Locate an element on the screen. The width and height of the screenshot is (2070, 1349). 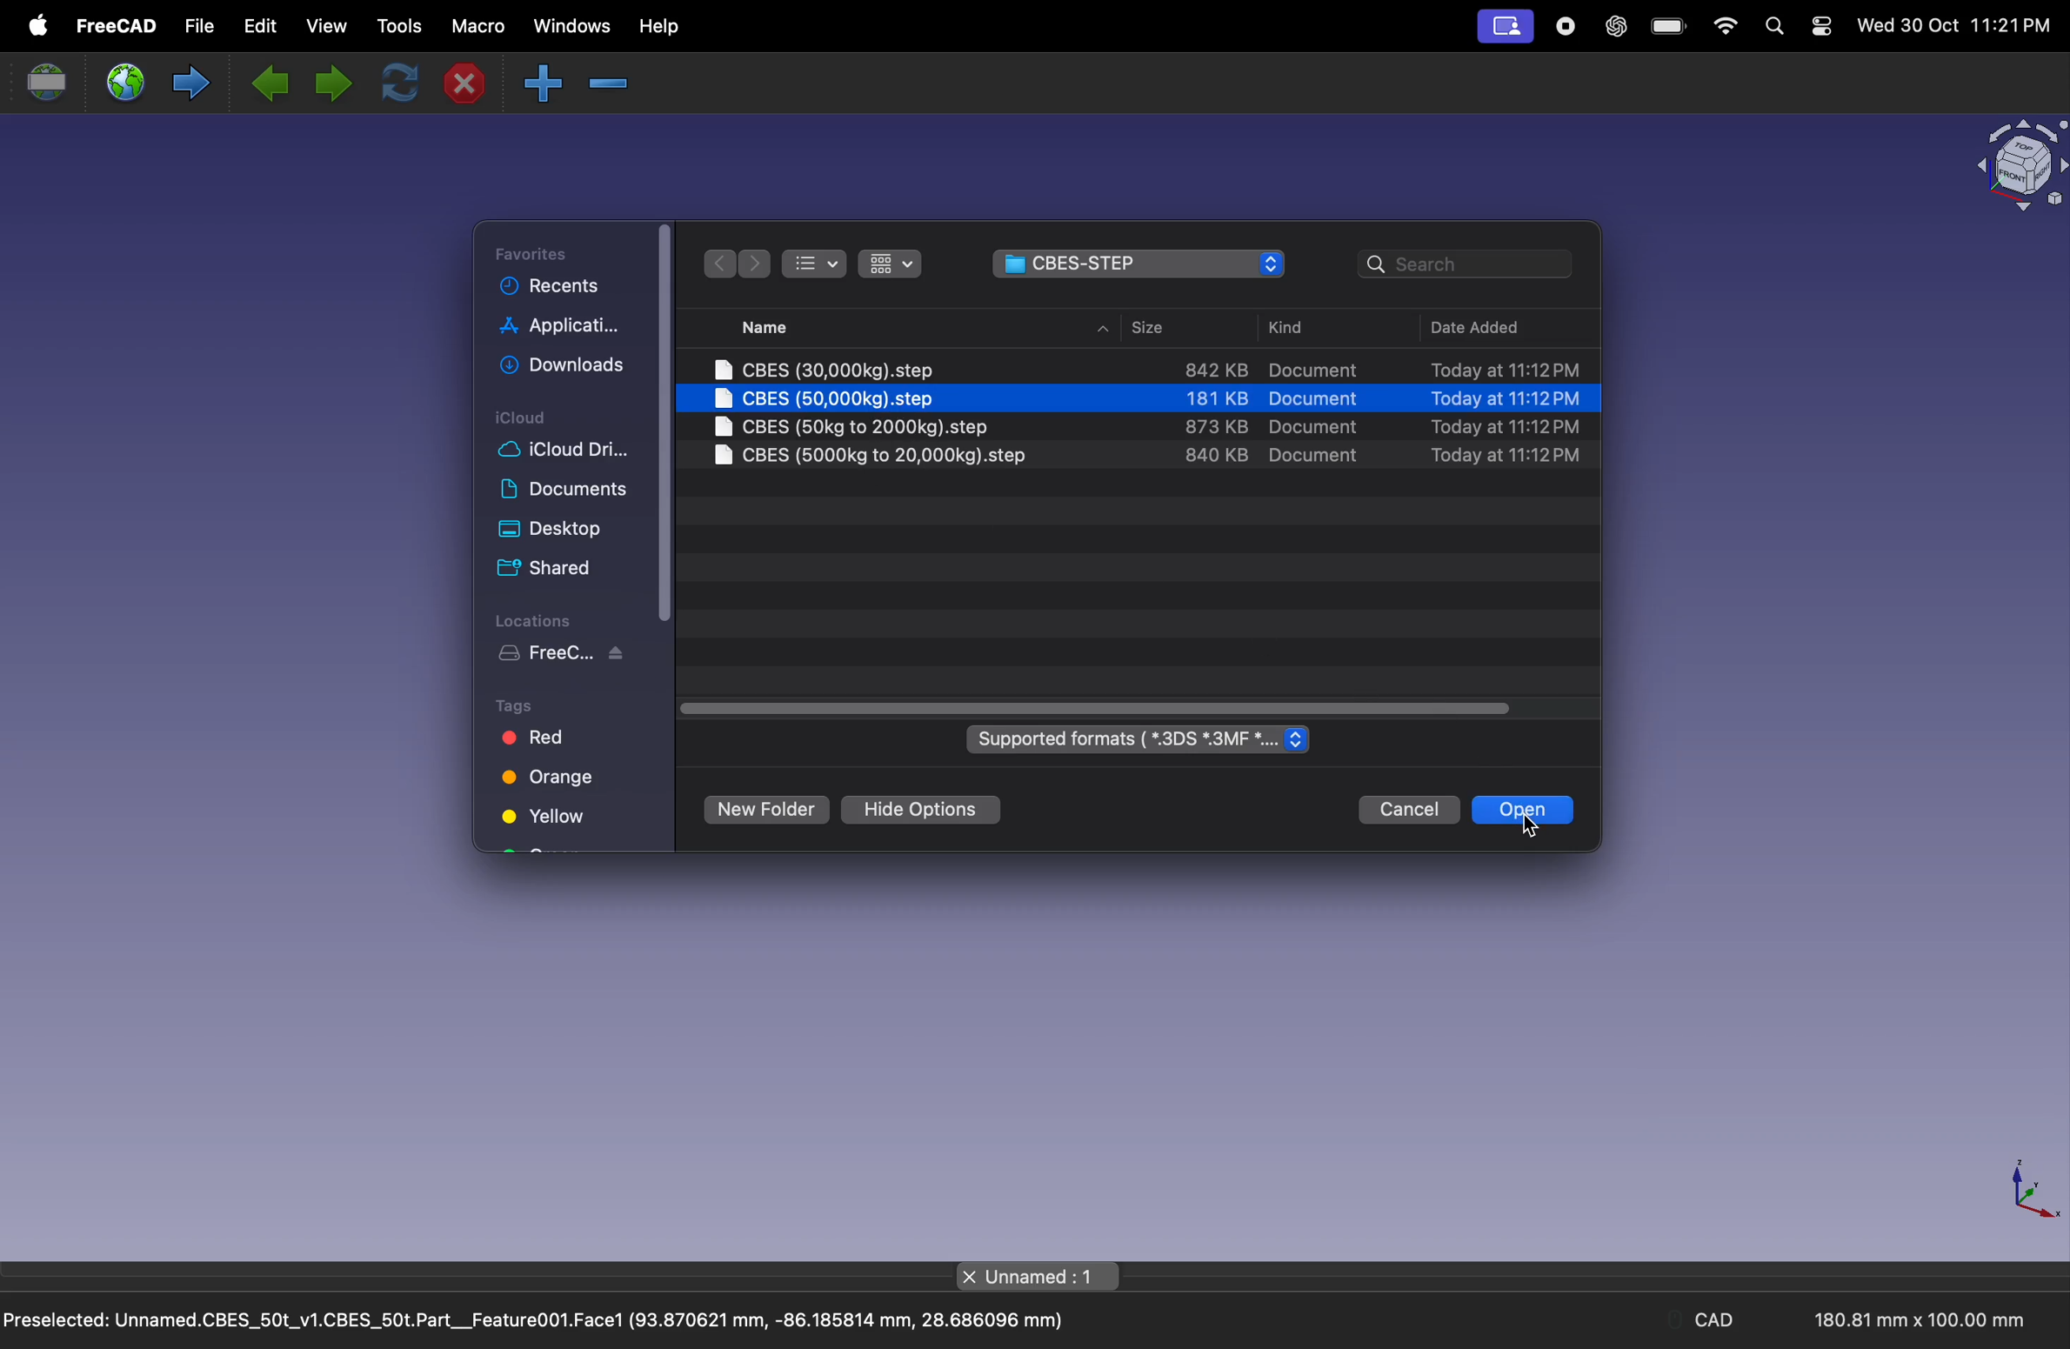
CAD is located at coordinates (1716, 1322).